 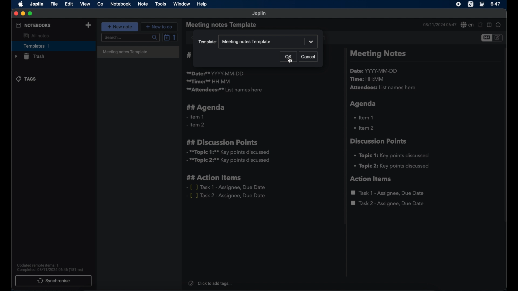 What do you see at coordinates (371, 179) in the screenshot?
I see `action items` at bounding box center [371, 179].